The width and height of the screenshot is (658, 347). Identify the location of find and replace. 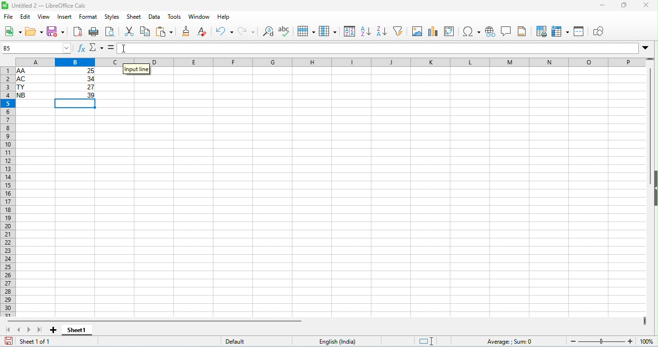
(270, 31).